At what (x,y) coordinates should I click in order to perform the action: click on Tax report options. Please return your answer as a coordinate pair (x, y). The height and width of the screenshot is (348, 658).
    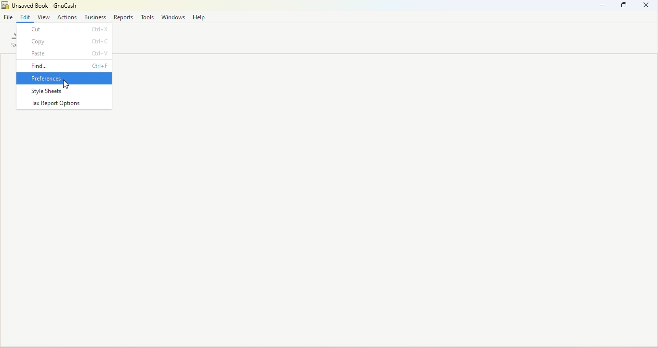
    Looking at the image, I should click on (65, 103).